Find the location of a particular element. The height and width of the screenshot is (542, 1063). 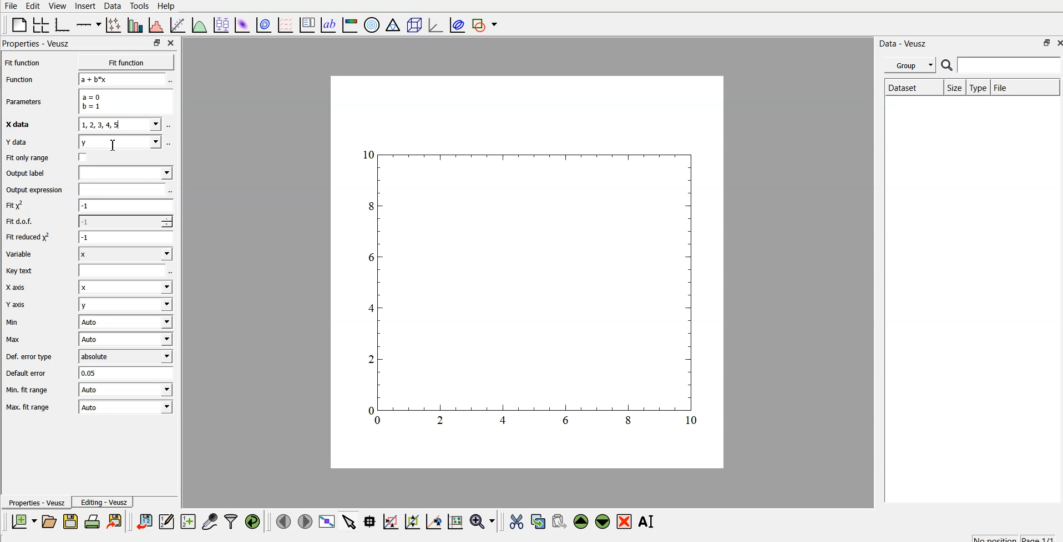

size is located at coordinates (954, 87).